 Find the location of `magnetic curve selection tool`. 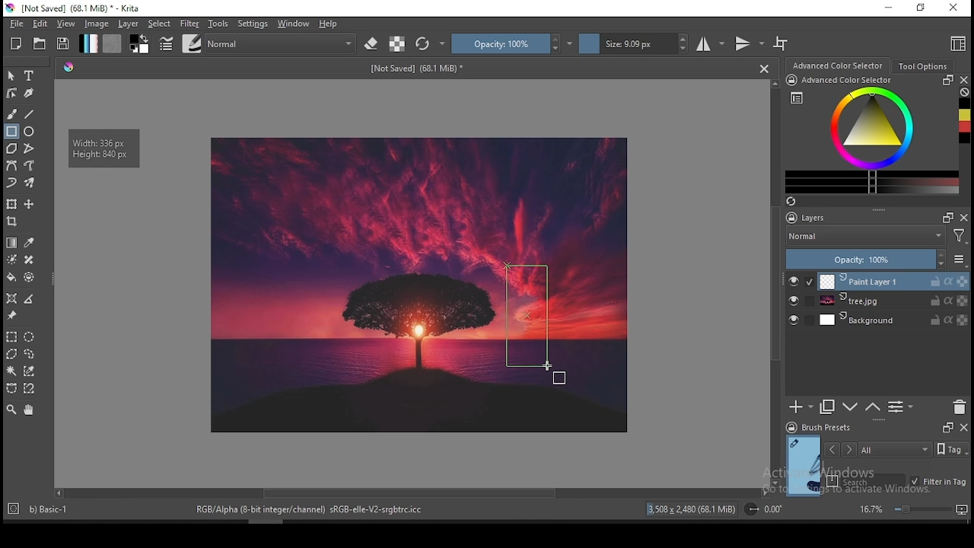

magnetic curve selection tool is located at coordinates (30, 389).